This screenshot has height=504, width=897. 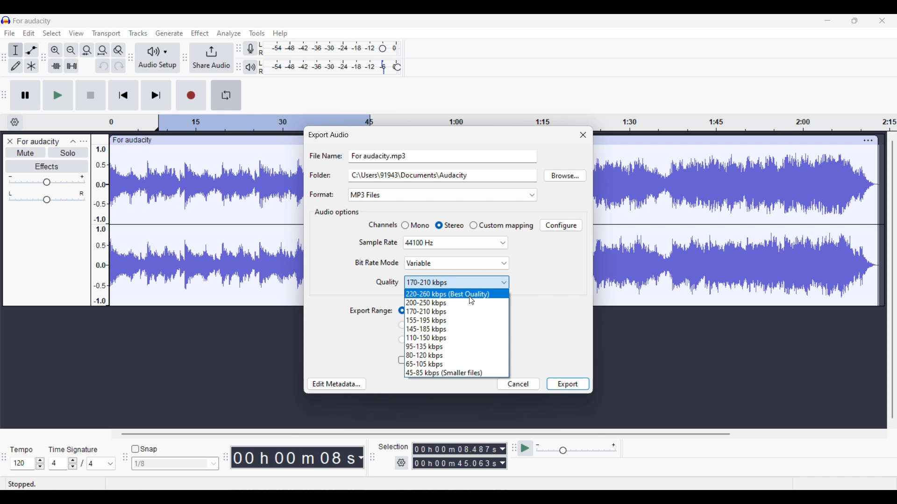 What do you see at coordinates (577, 448) in the screenshot?
I see `Playback speed scale` at bounding box center [577, 448].